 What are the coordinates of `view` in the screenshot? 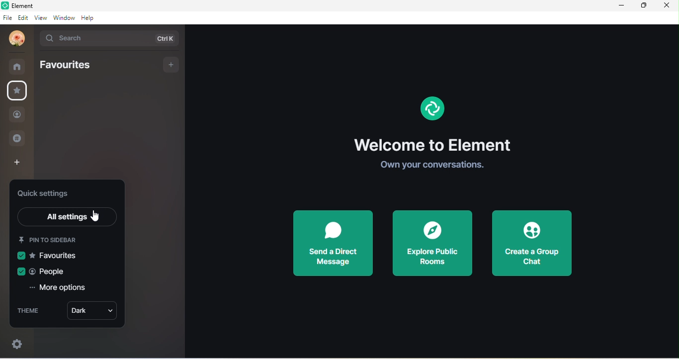 It's located at (40, 19).